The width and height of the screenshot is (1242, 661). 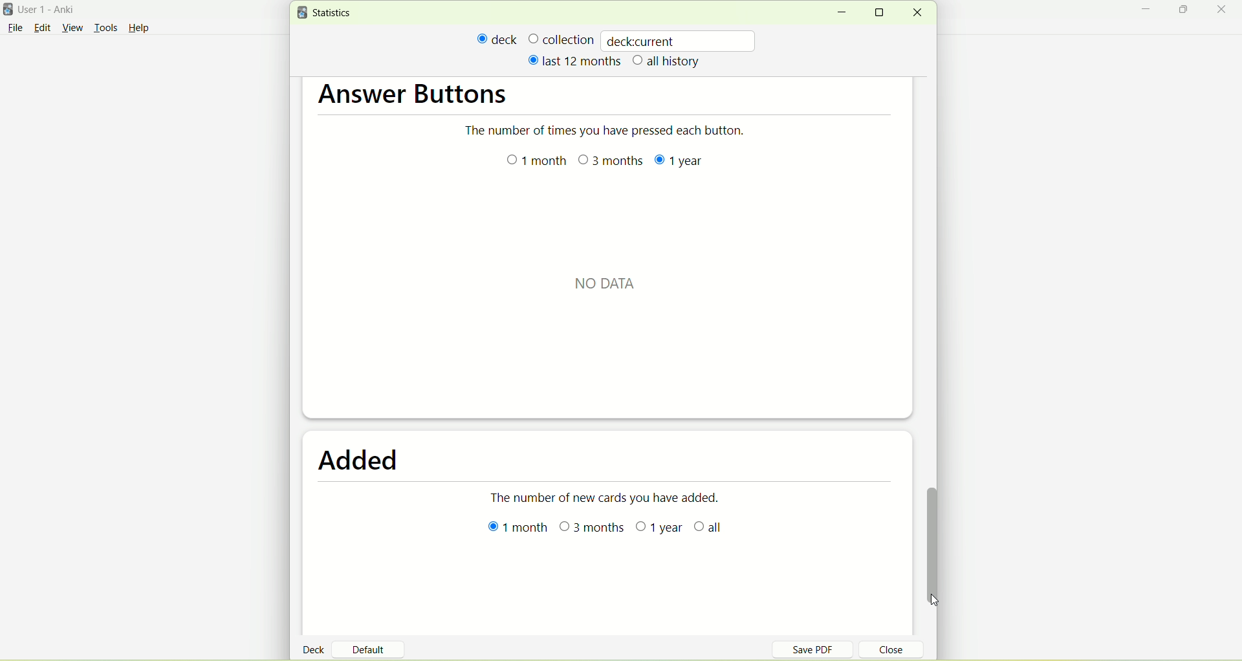 I want to click on 1 month, so click(x=518, y=530).